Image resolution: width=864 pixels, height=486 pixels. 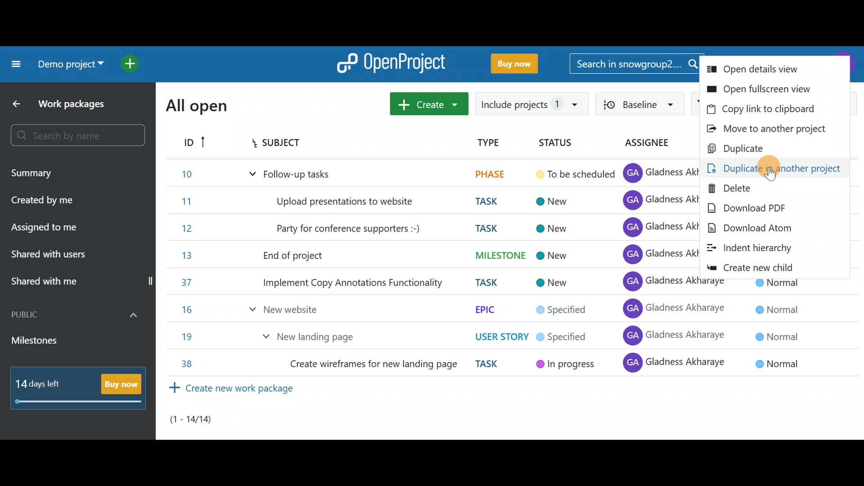 I want to click on TASK, so click(x=480, y=201).